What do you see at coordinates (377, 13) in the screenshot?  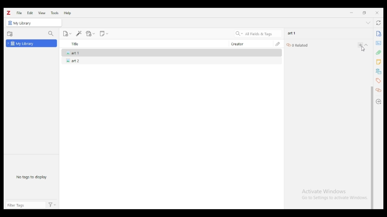 I see `close` at bounding box center [377, 13].